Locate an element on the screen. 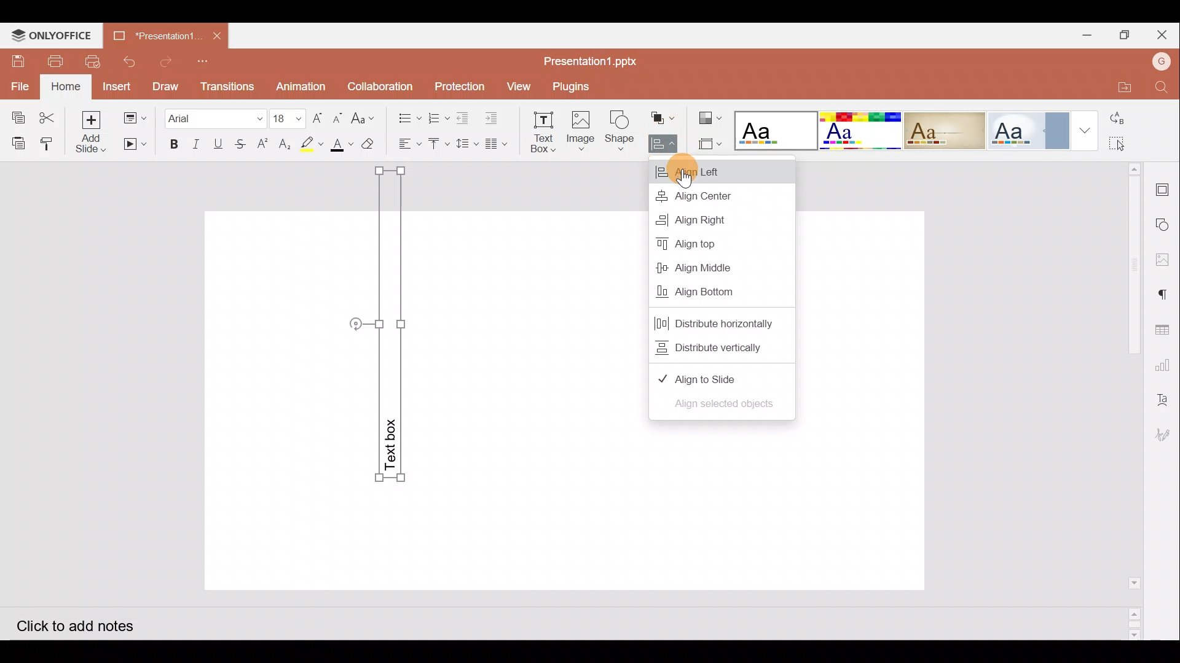  Official is located at coordinates (1028, 130).